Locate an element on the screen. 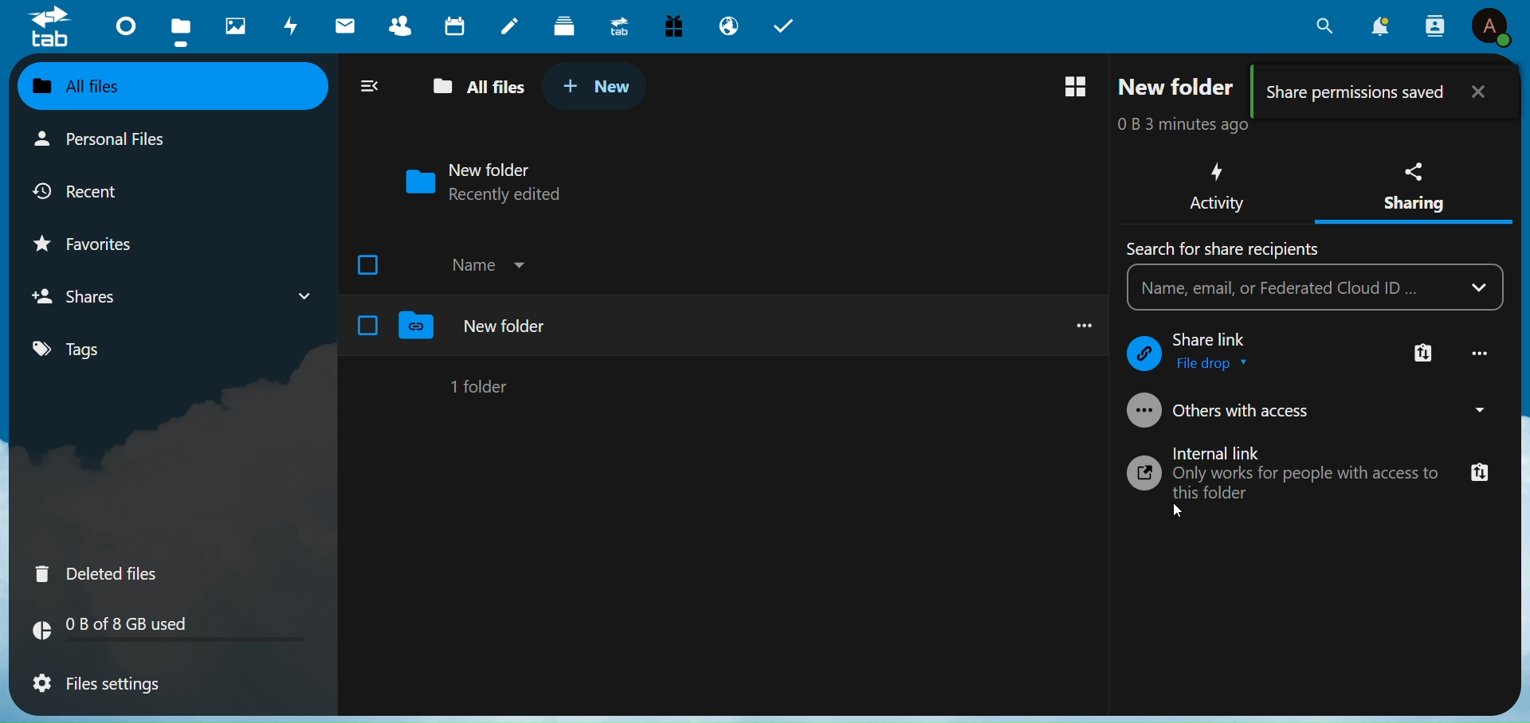 The height and width of the screenshot is (723, 1530). Drop Down is located at coordinates (1475, 408).